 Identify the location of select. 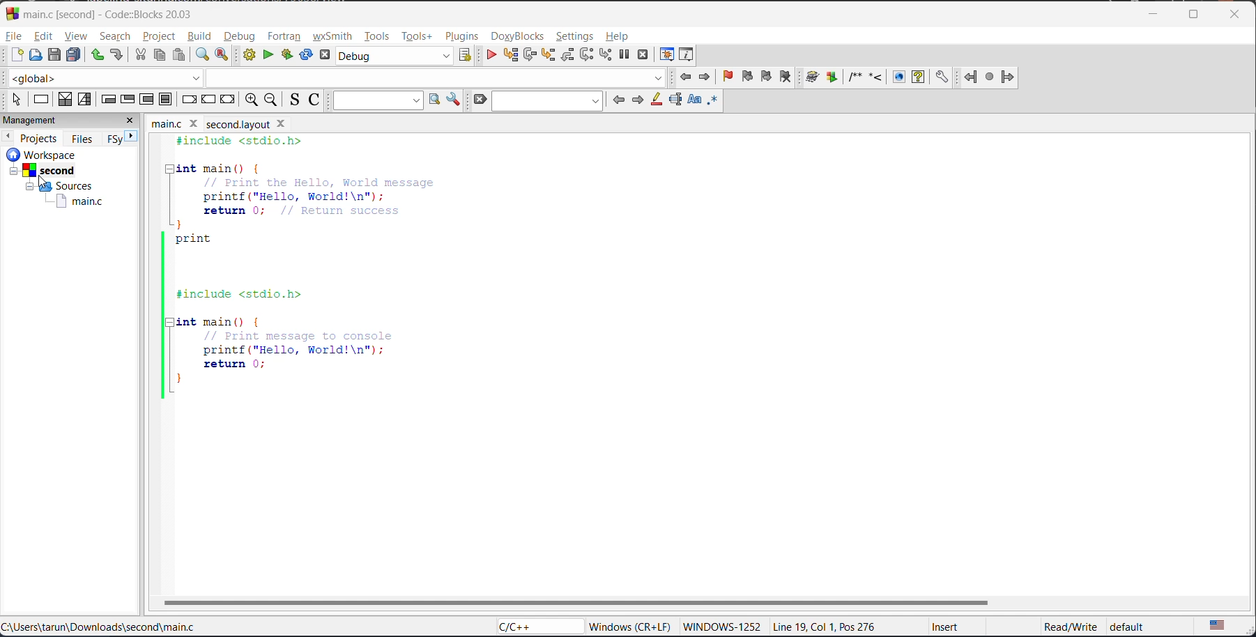
(20, 99).